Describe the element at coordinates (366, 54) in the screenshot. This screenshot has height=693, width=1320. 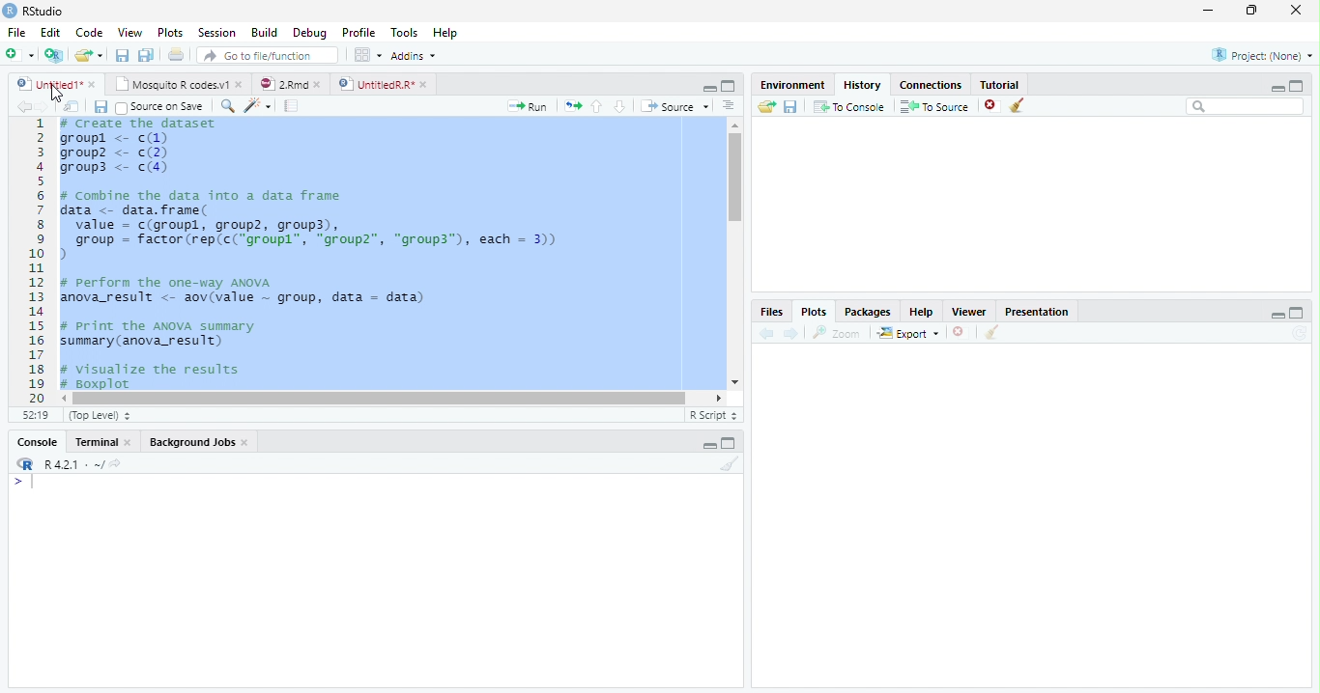
I see `Workspace pane` at that location.